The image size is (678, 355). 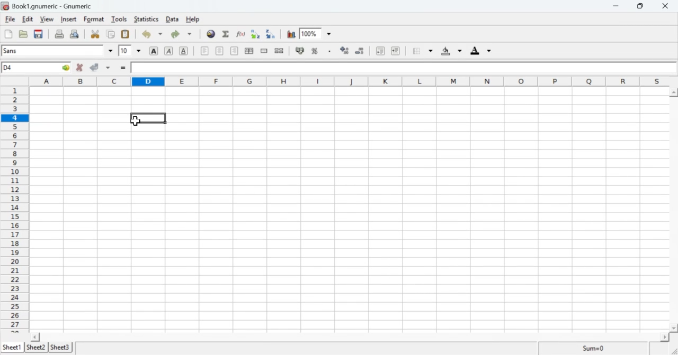 What do you see at coordinates (667, 6) in the screenshot?
I see `close` at bounding box center [667, 6].